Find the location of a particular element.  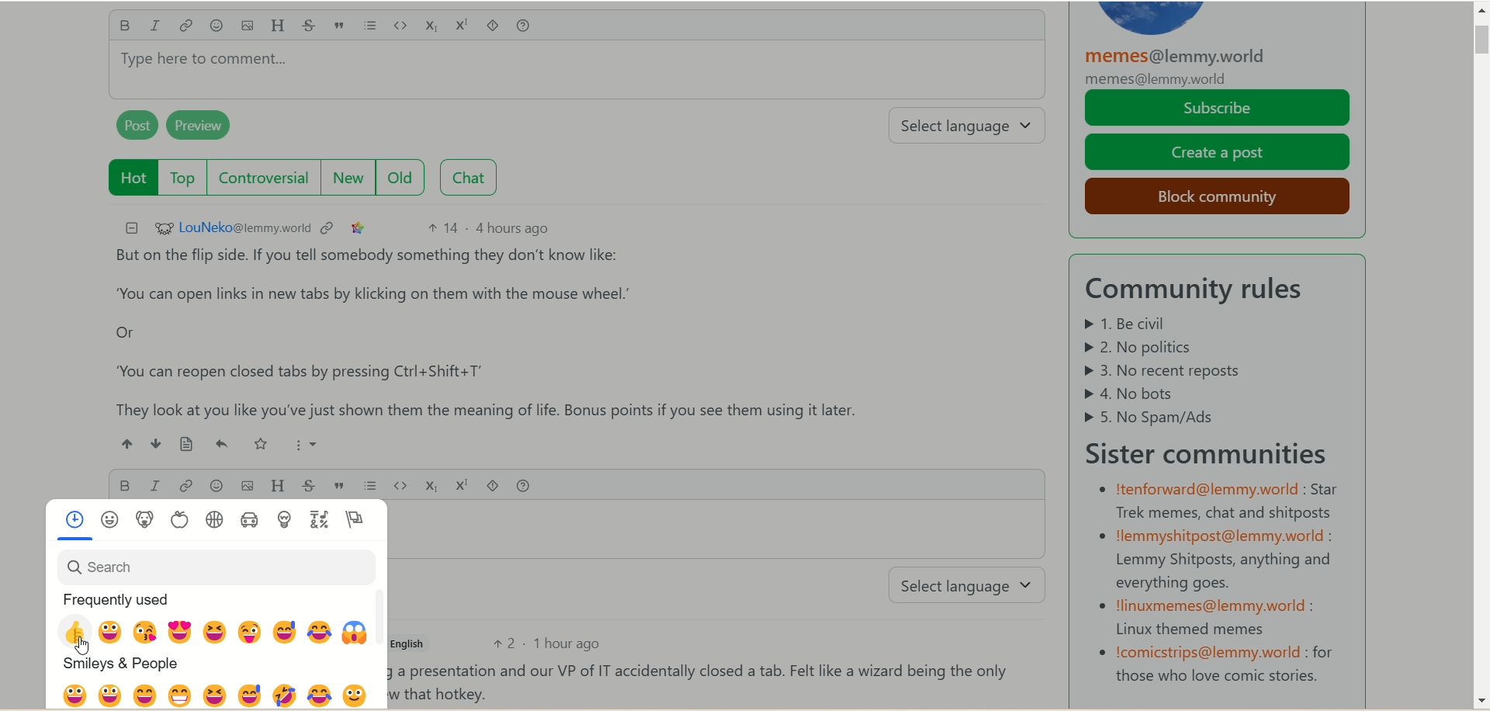

help is located at coordinates (532, 26).